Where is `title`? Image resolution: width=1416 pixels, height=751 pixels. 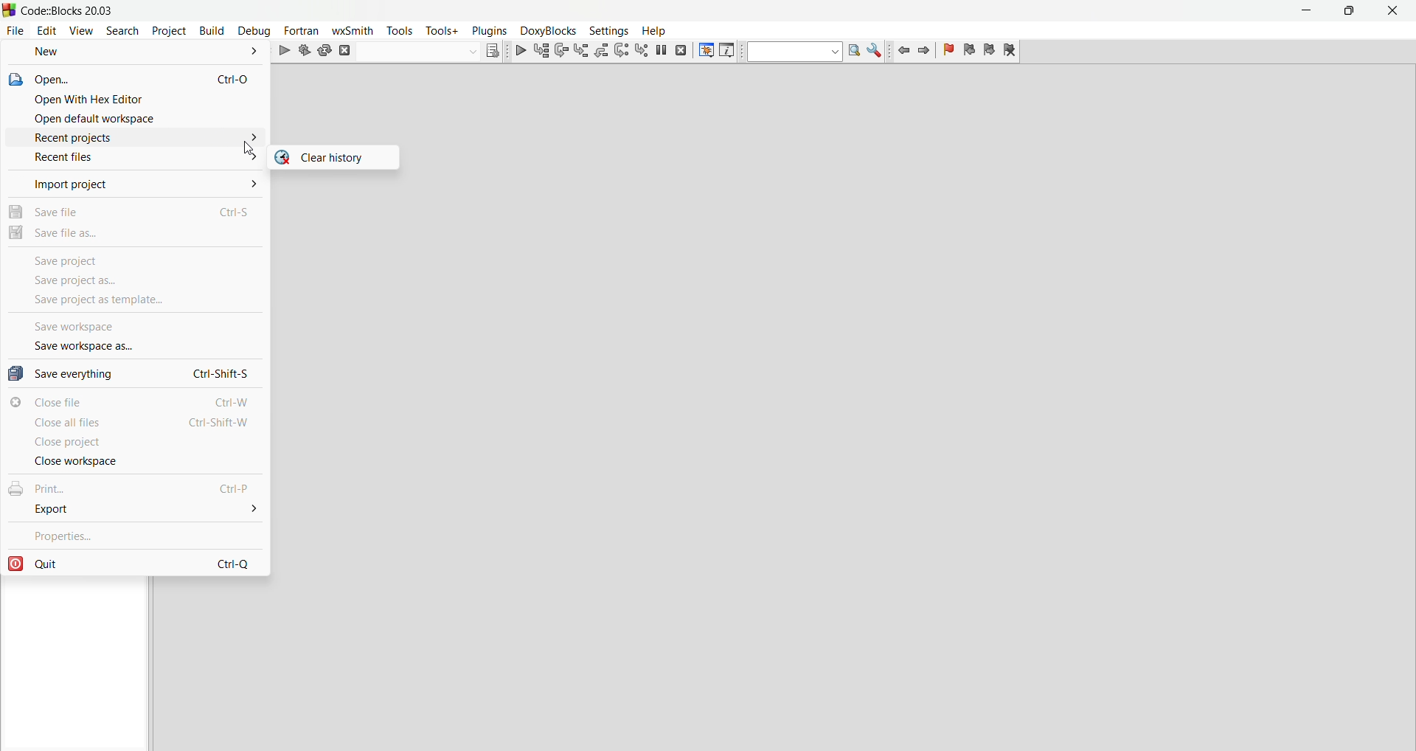
title is located at coordinates (69, 11).